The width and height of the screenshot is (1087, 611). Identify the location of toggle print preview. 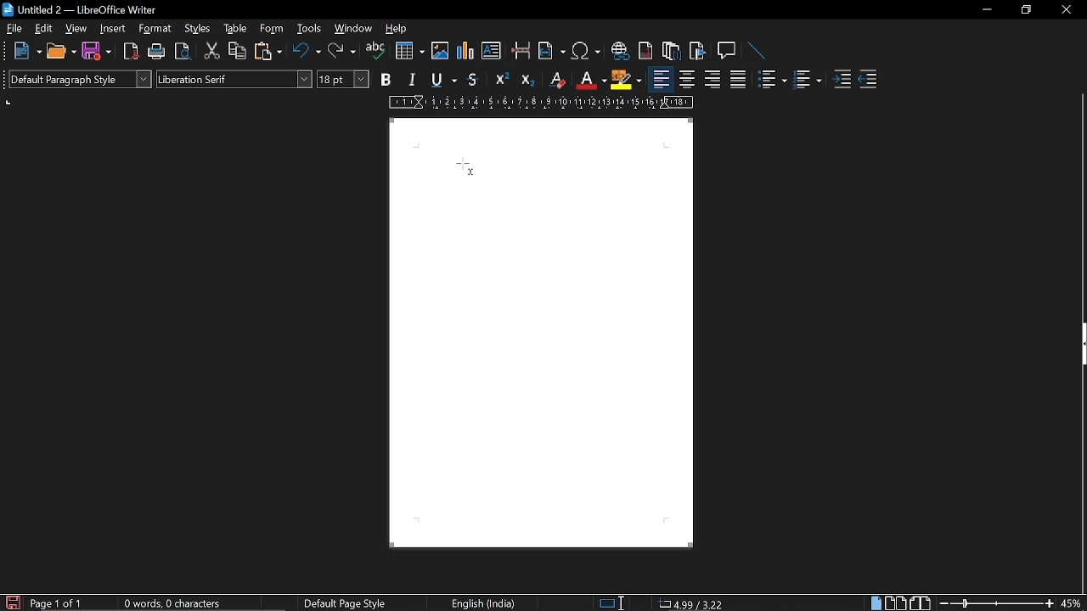
(181, 52).